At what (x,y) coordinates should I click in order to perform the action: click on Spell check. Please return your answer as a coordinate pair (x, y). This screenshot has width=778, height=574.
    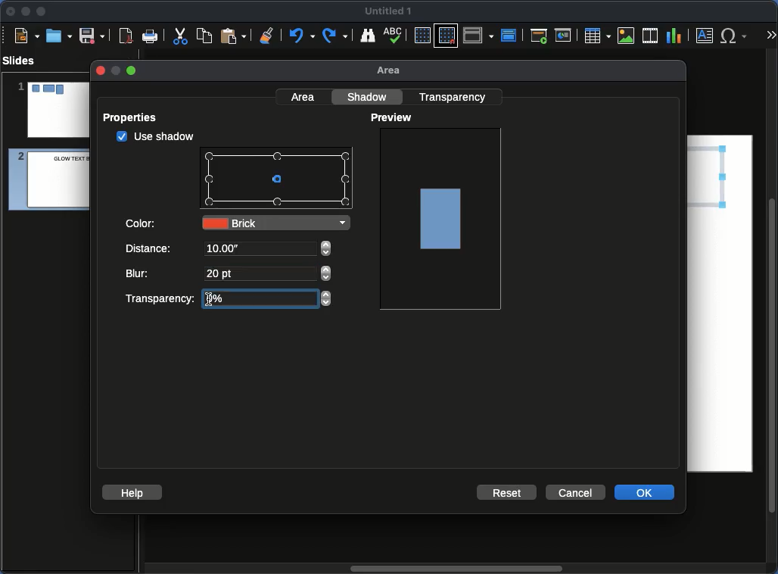
    Looking at the image, I should click on (394, 36).